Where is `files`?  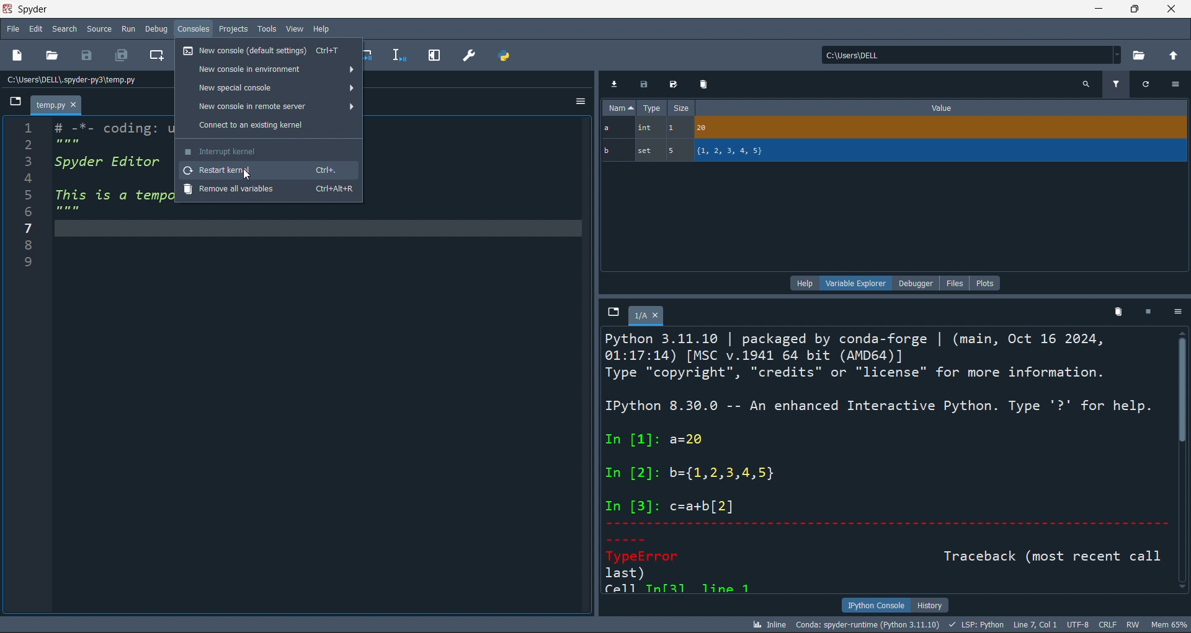 files is located at coordinates (953, 283).